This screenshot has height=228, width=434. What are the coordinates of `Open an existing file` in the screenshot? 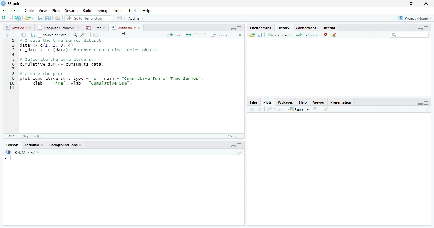 It's located at (30, 18).